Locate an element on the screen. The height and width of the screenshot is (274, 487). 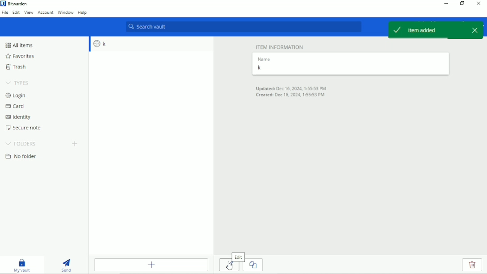
Trash is located at coordinates (17, 66).